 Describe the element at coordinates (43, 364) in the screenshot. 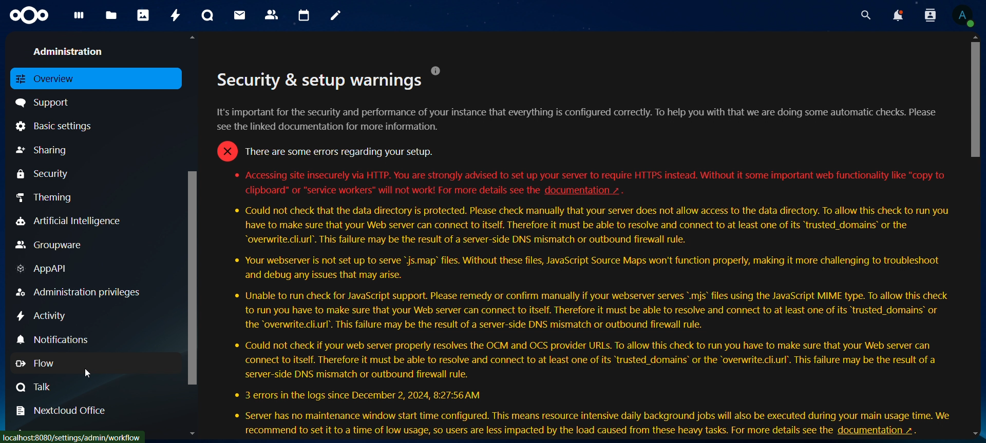

I see `flow` at that location.